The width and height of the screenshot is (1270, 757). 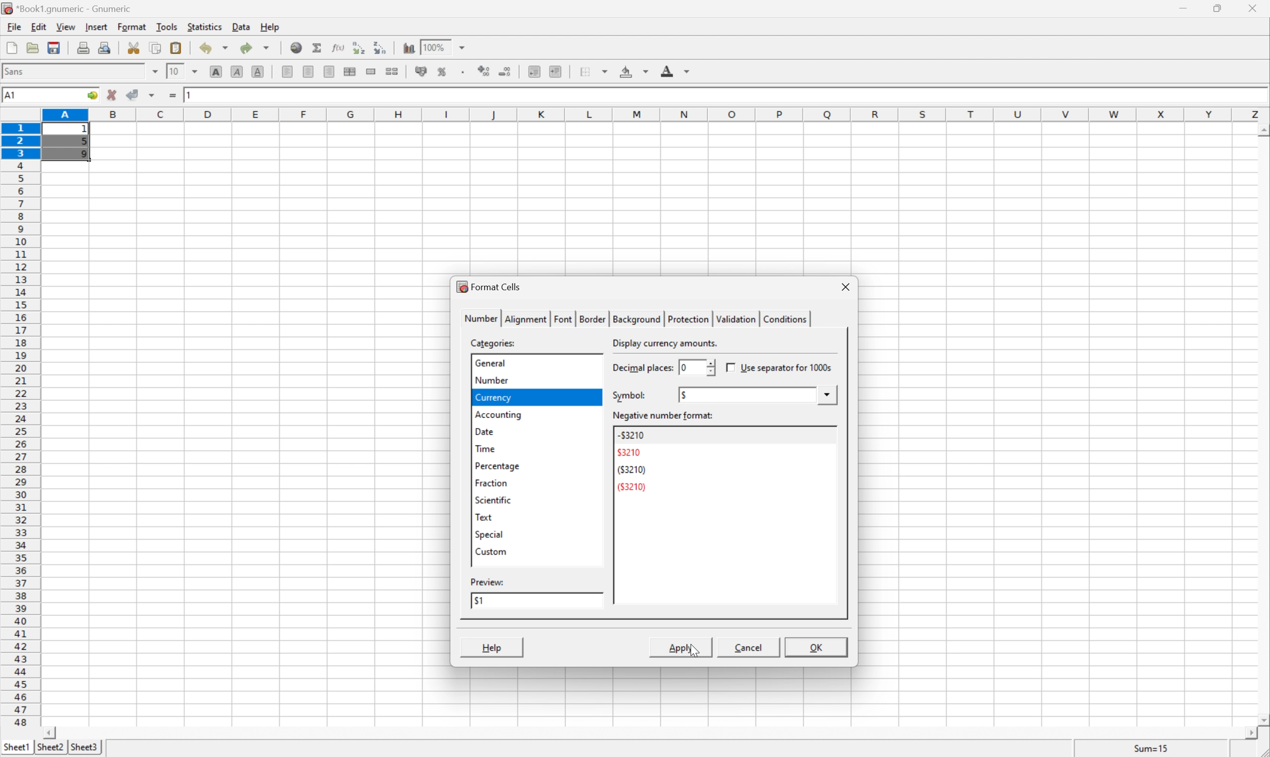 I want to click on file, so click(x=12, y=26).